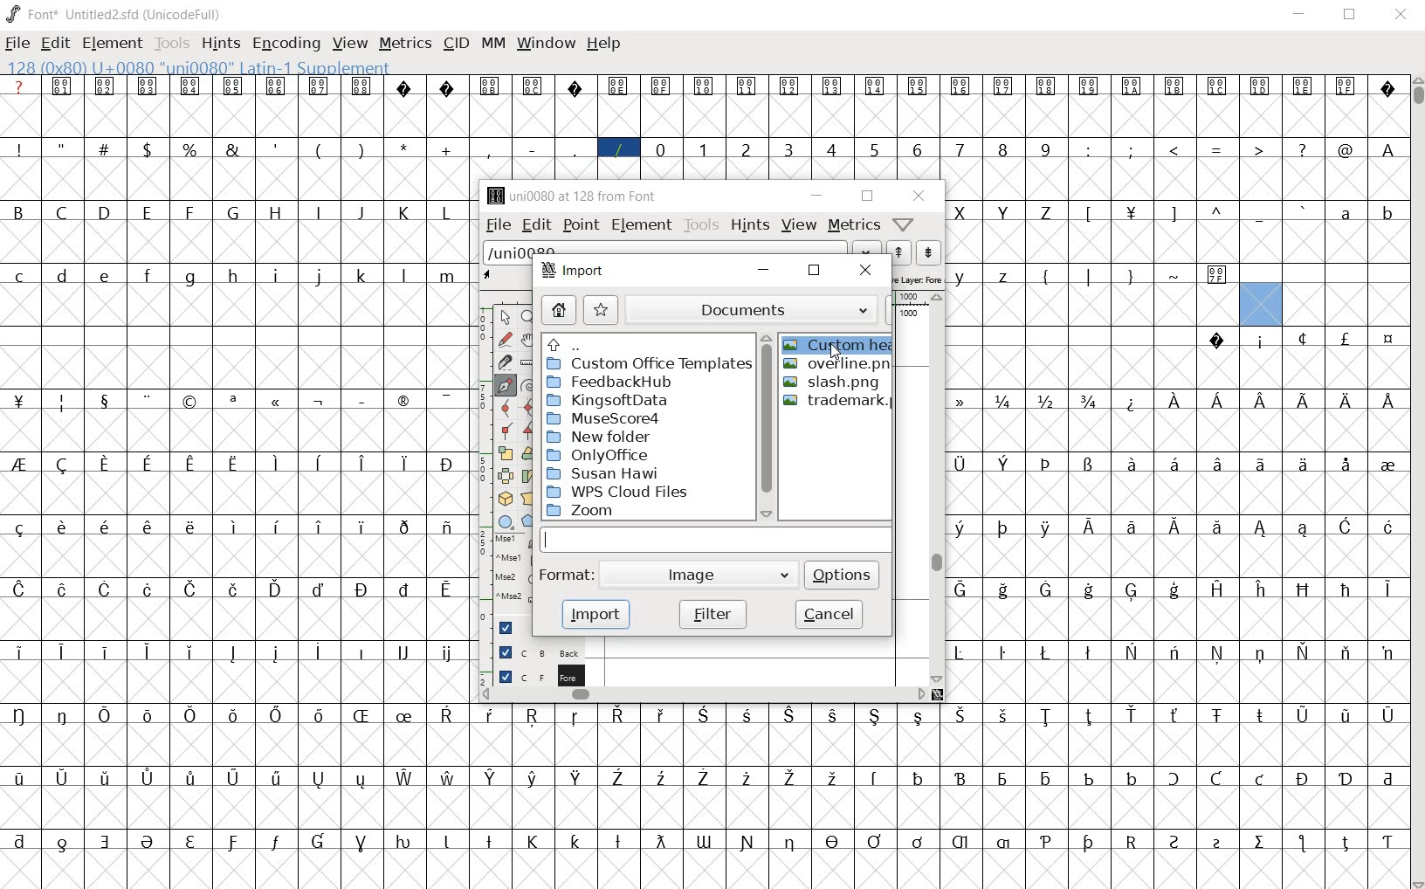  I want to click on glyph, so click(233, 86).